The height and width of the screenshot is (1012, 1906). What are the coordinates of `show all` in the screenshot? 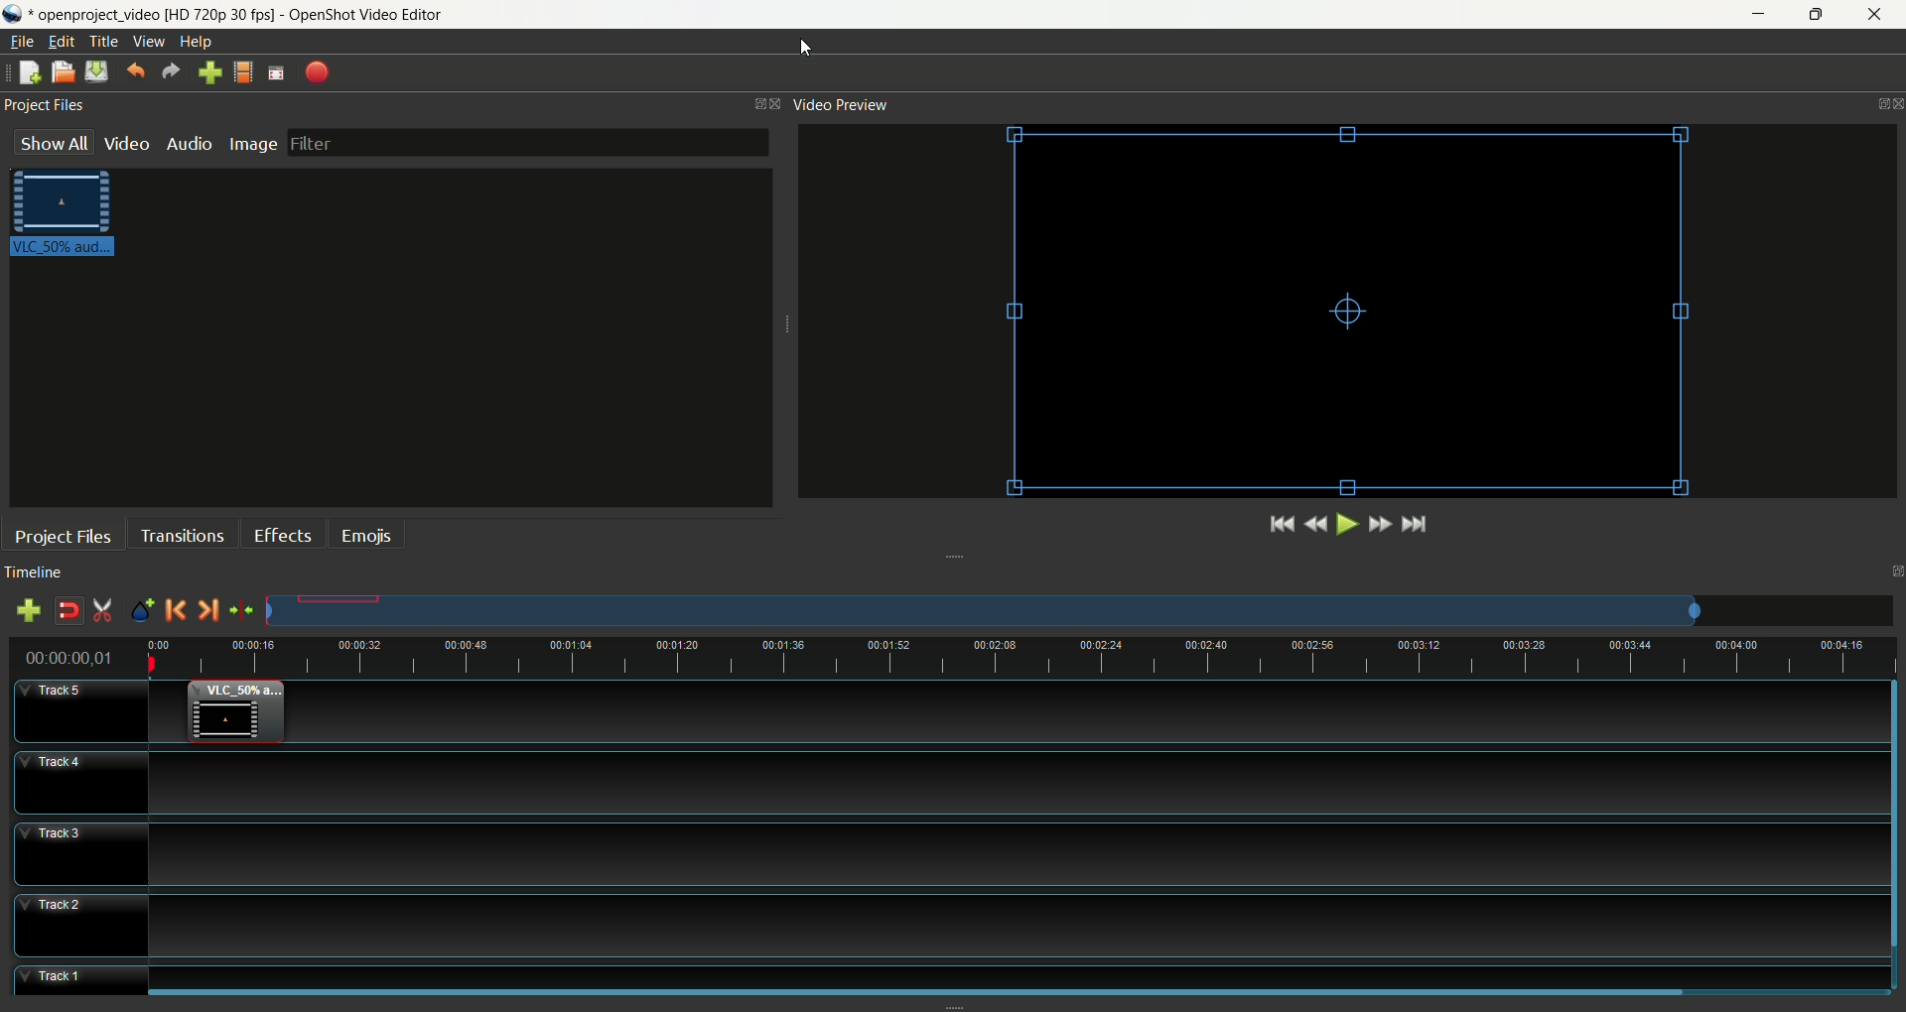 It's located at (51, 143).